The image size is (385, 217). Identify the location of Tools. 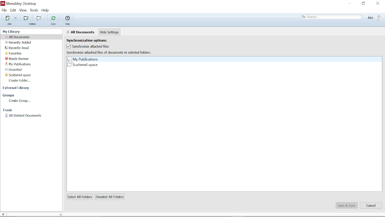
(35, 11).